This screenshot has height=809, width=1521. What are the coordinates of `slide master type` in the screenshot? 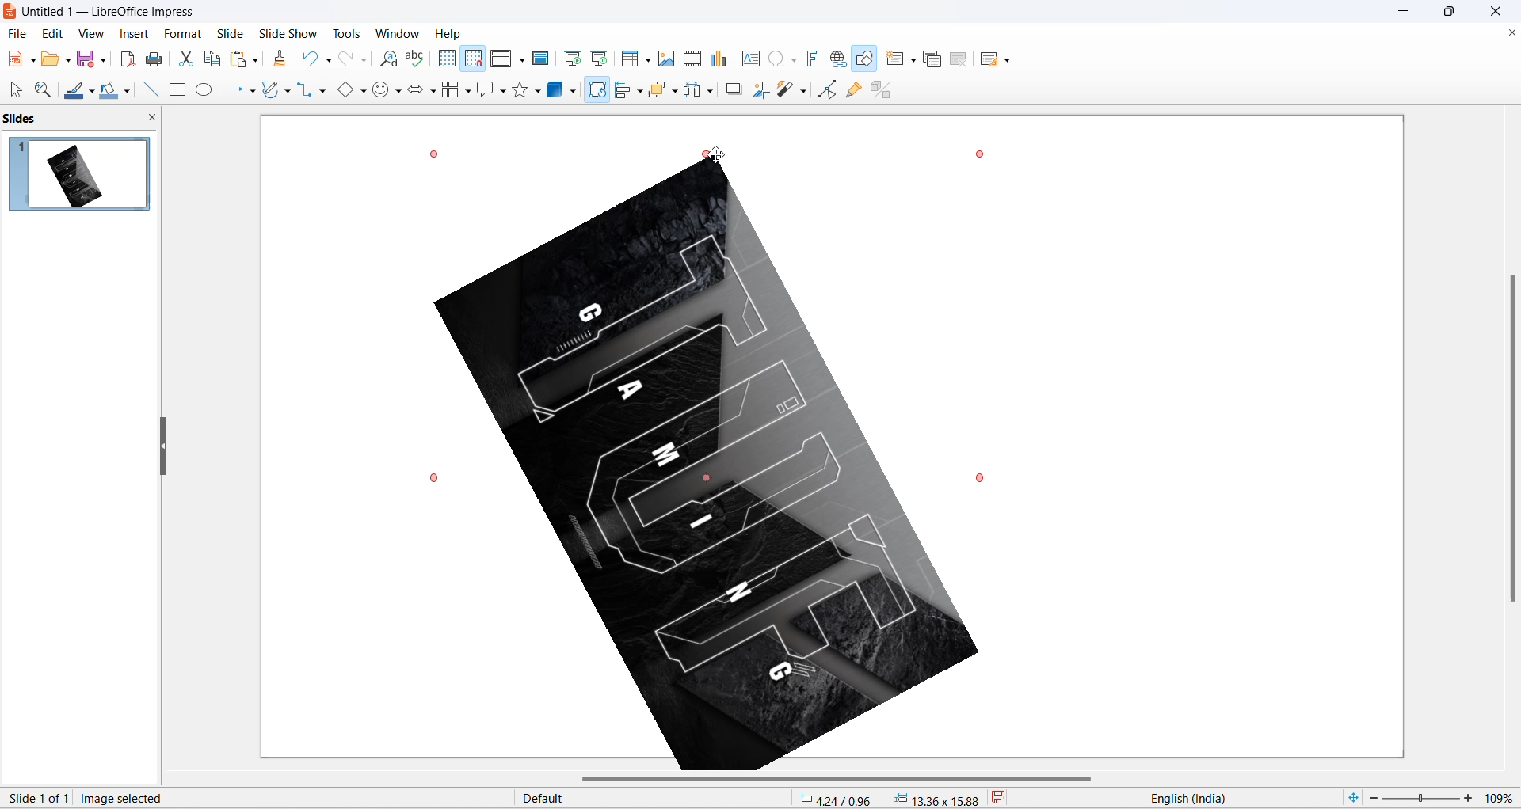 It's located at (655, 799).